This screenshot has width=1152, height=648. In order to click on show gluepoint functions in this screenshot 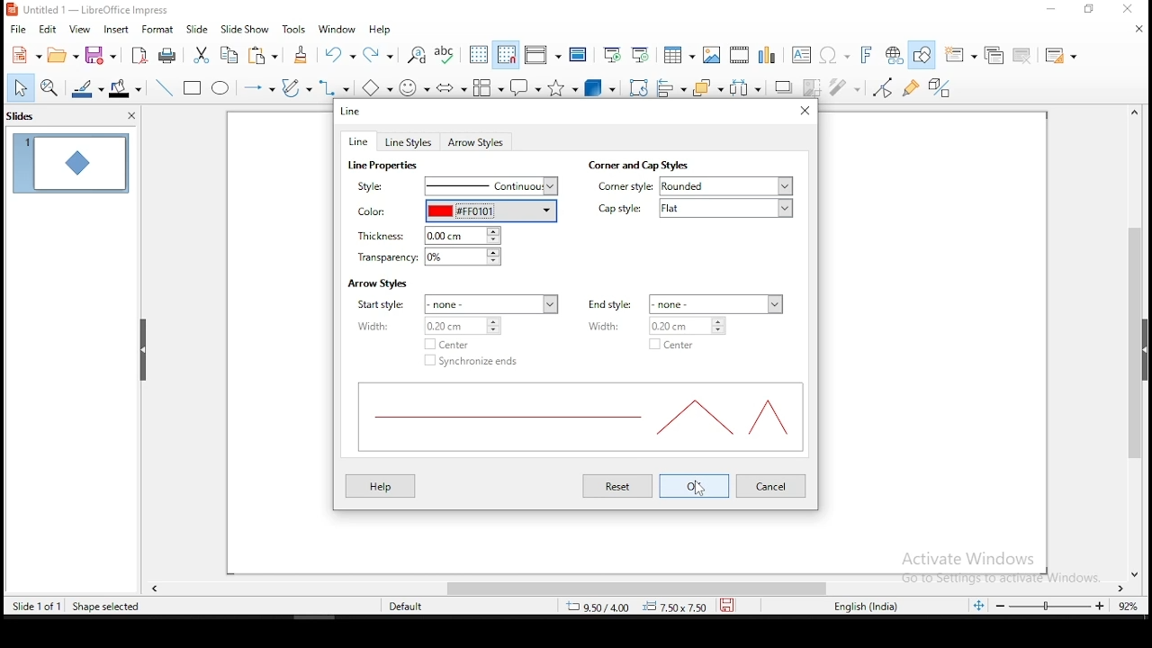, I will do `click(912, 88)`.